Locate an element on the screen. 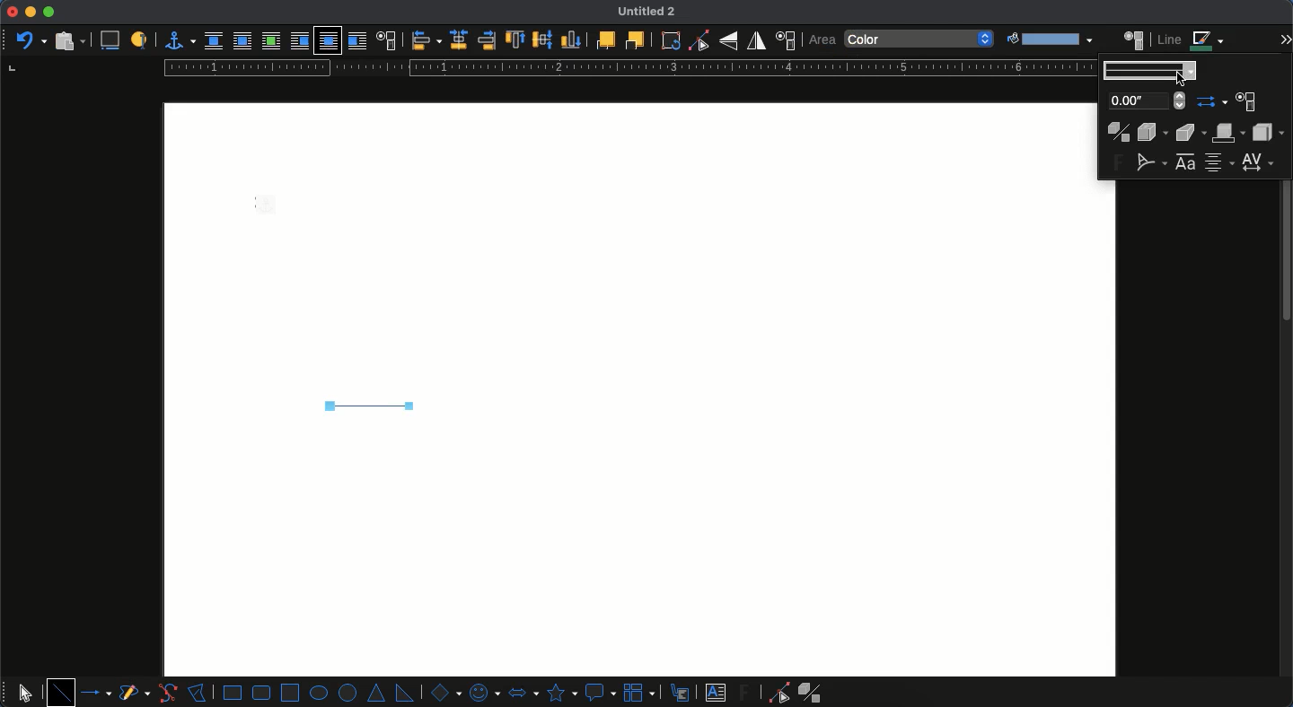  footwork alignment is located at coordinates (1220, 163).